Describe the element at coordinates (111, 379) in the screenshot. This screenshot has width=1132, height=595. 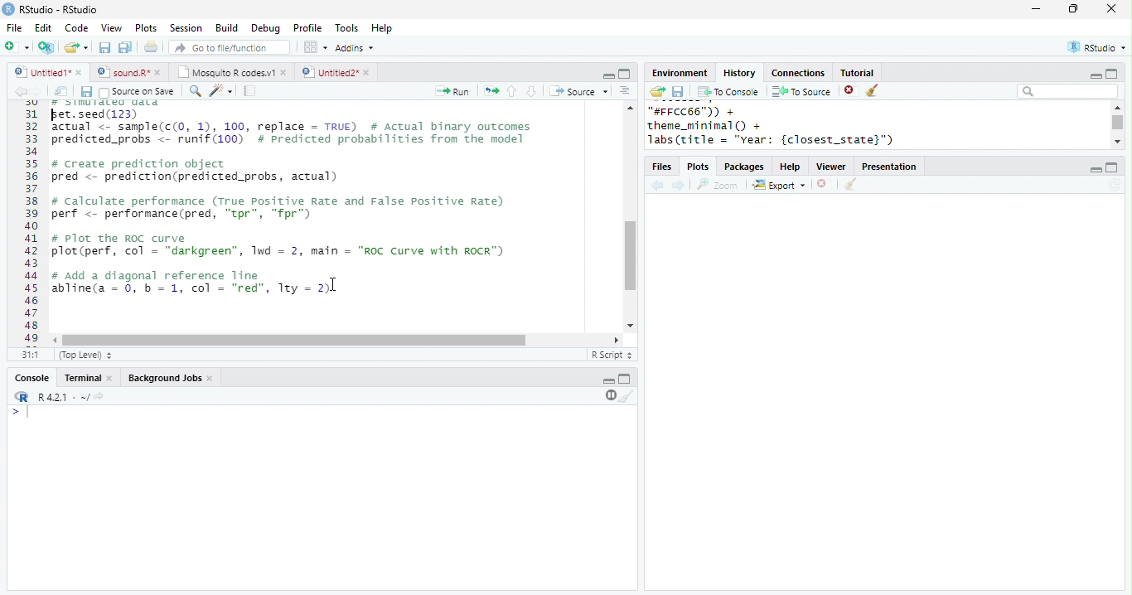
I see `close` at that location.